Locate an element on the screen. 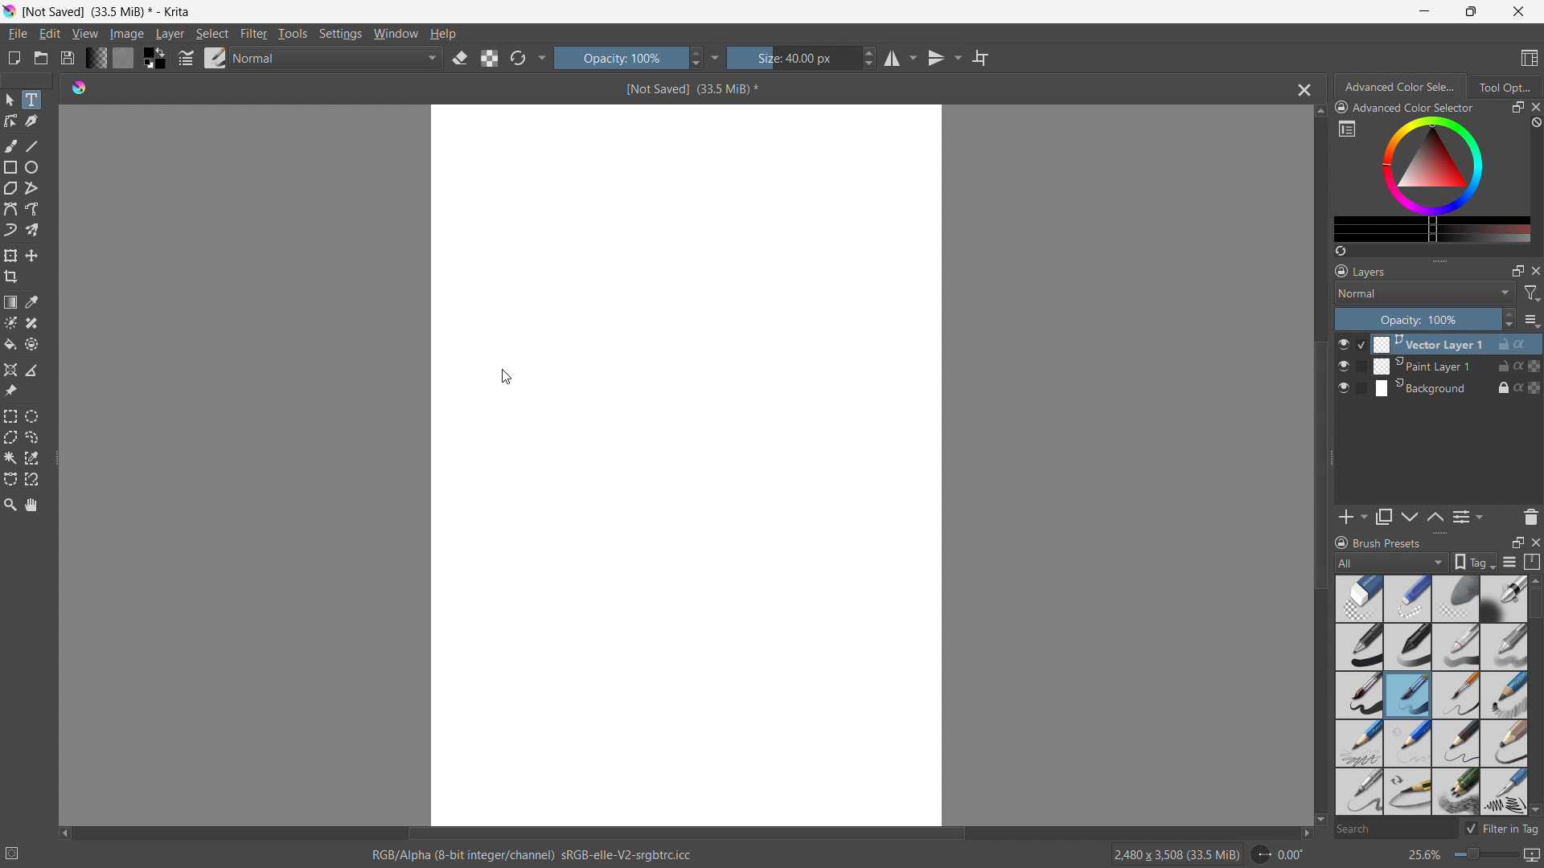  vertical mirror tool is located at coordinates (942, 58).